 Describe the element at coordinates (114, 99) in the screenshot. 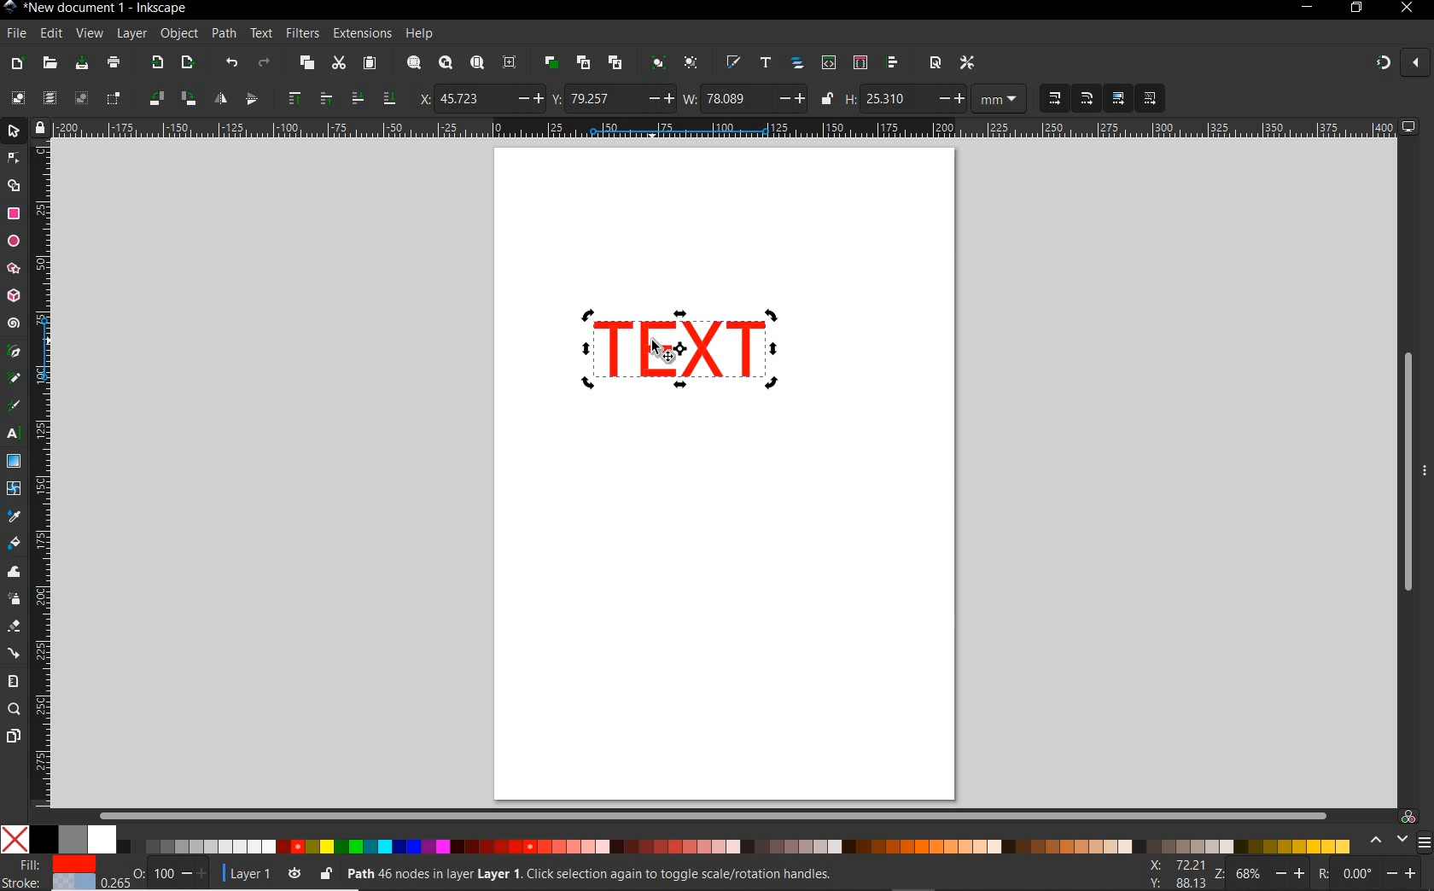

I see `TOGGLE SELECTIONBOX` at that location.